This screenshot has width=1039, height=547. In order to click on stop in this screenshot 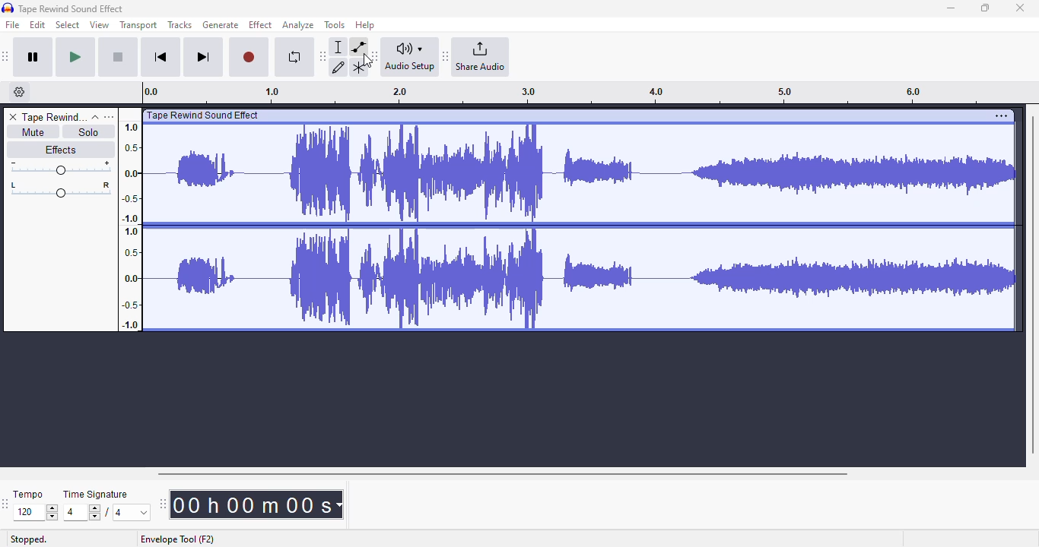, I will do `click(118, 58)`.